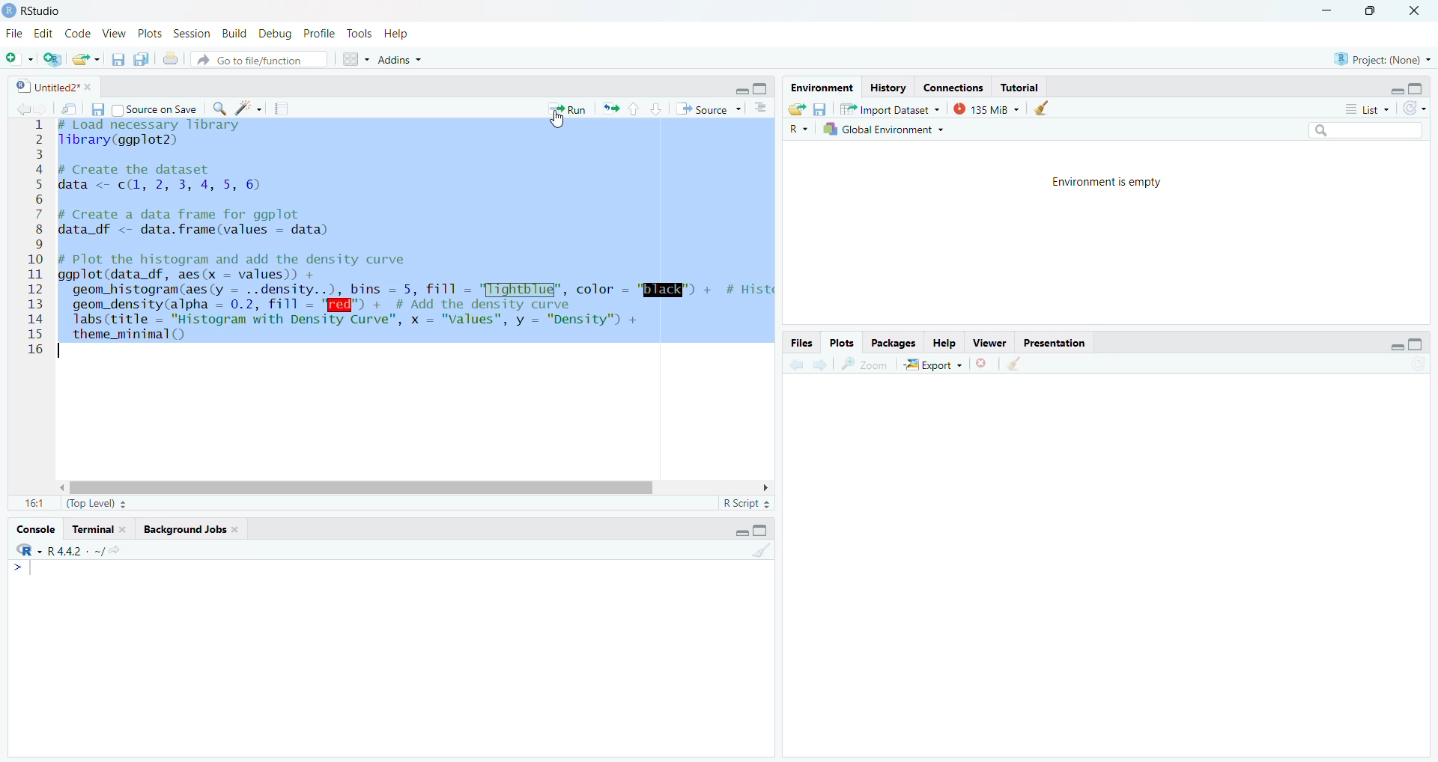 The image size is (1438, 762). What do you see at coordinates (1372, 11) in the screenshot?
I see `maximize` at bounding box center [1372, 11].